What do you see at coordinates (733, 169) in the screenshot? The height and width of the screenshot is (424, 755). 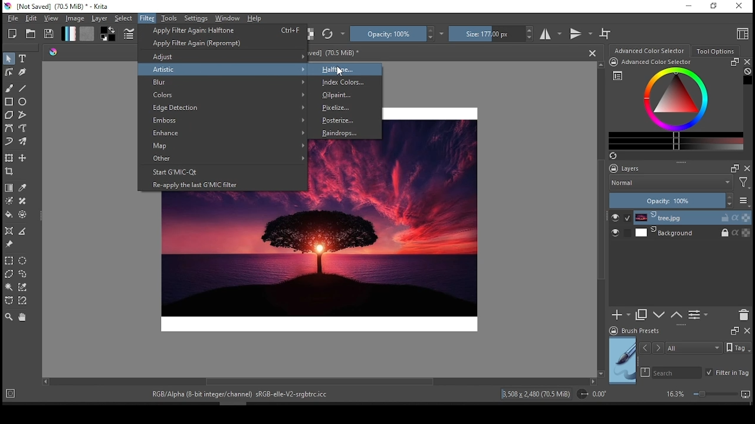 I see `Frame` at bounding box center [733, 169].